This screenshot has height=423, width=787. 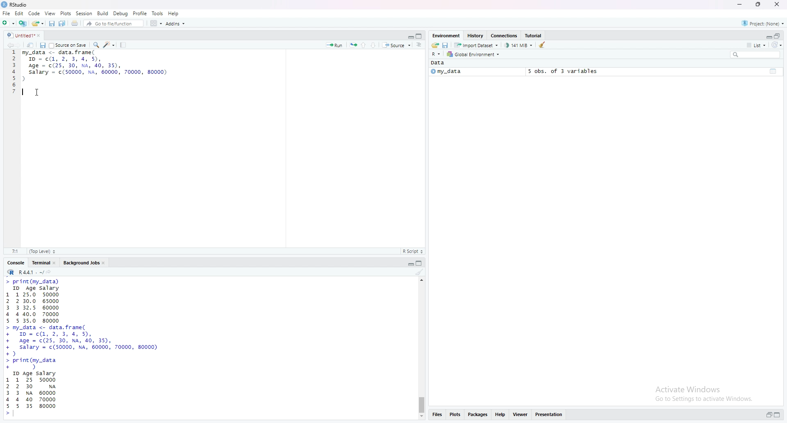 What do you see at coordinates (45, 263) in the screenshot?
I see `Terminal` at bounding box center [45, 263].